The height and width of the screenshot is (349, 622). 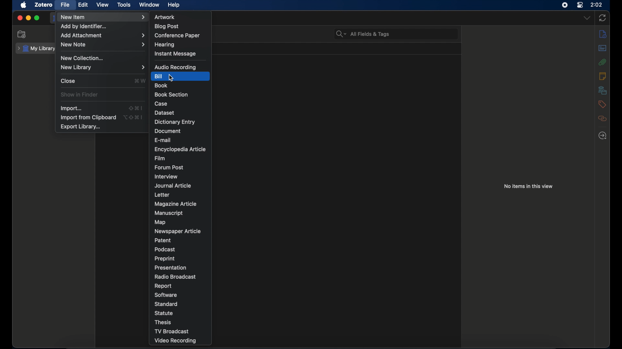 I want to click on new note, so click(x=103, y=45).